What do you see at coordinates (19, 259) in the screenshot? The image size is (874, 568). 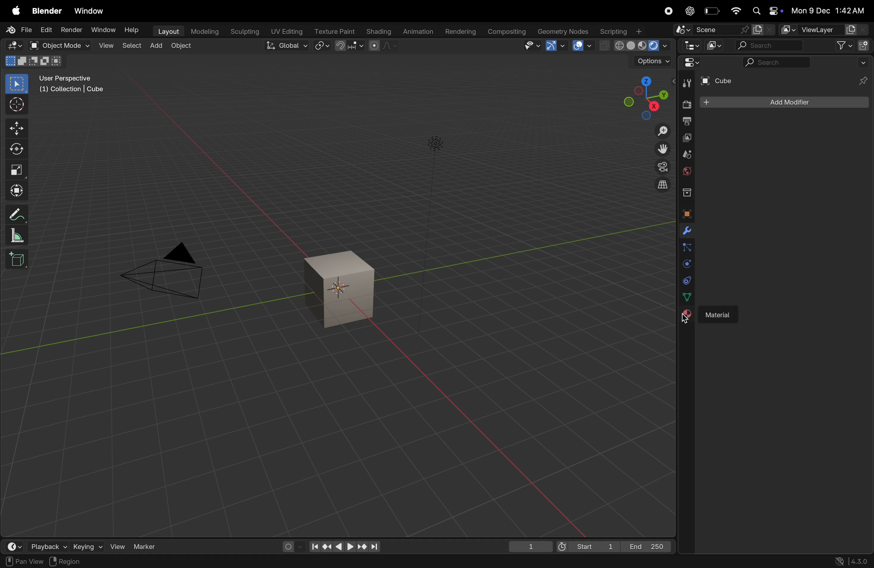 I see `add cube` at bounding box center [19, 259].